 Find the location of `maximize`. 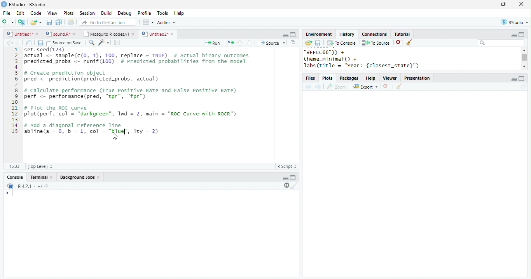

maximize is located at coordinates (521, 34).